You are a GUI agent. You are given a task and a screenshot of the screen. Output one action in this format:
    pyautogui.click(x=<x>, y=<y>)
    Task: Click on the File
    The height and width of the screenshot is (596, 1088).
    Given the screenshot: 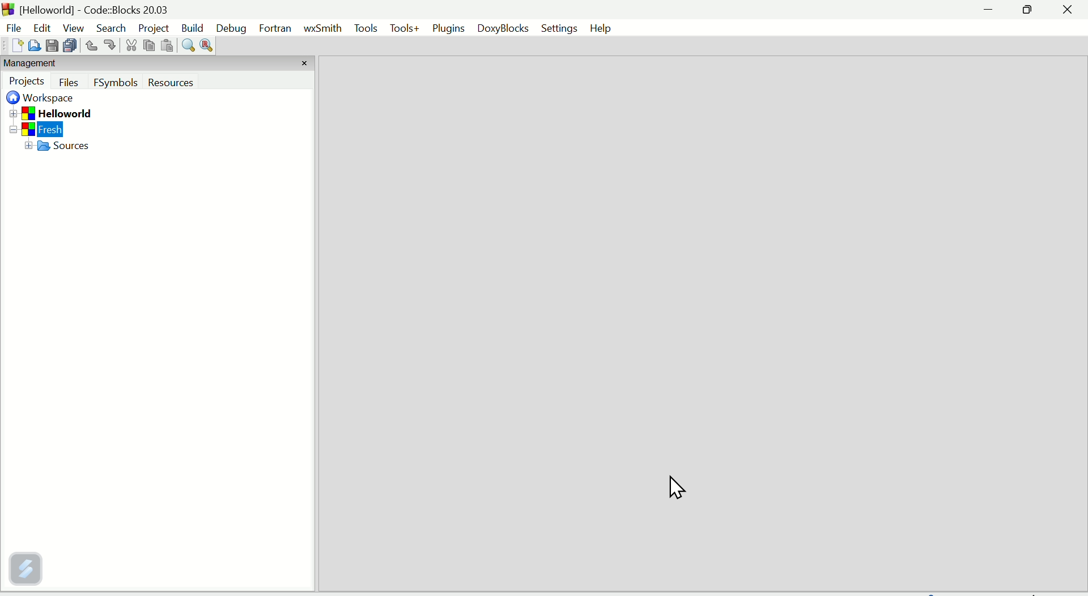 What is the action you would take?
    pyautogui.click(x=12, y=27)
    